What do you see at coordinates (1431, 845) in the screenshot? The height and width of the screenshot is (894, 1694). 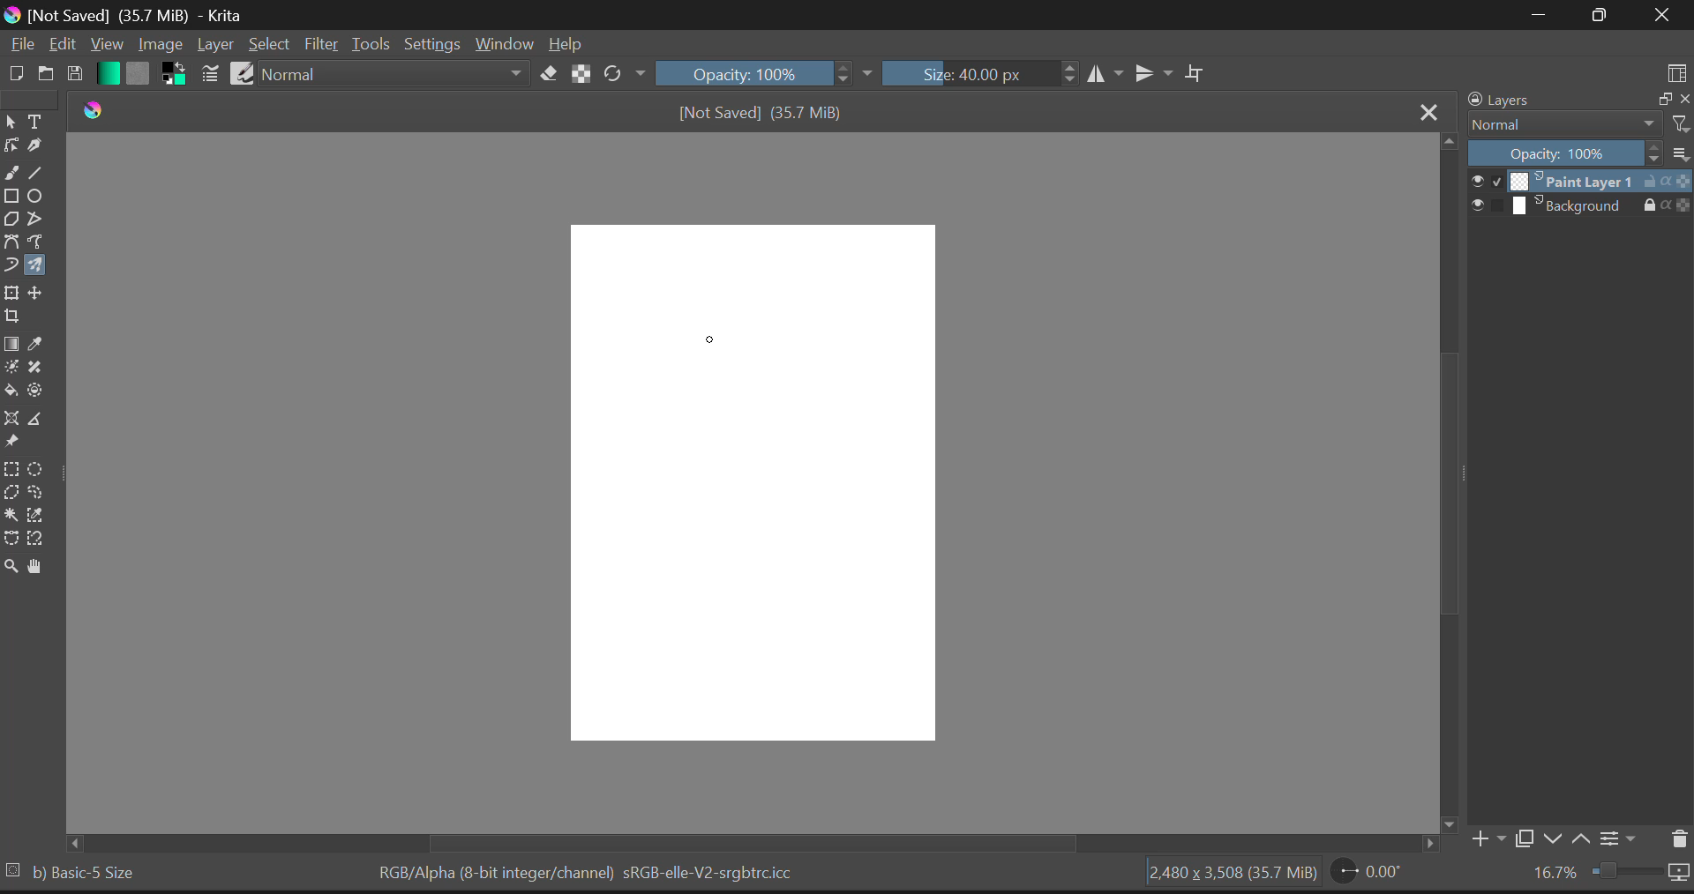 I see `` at bounding box center [1431, 845].